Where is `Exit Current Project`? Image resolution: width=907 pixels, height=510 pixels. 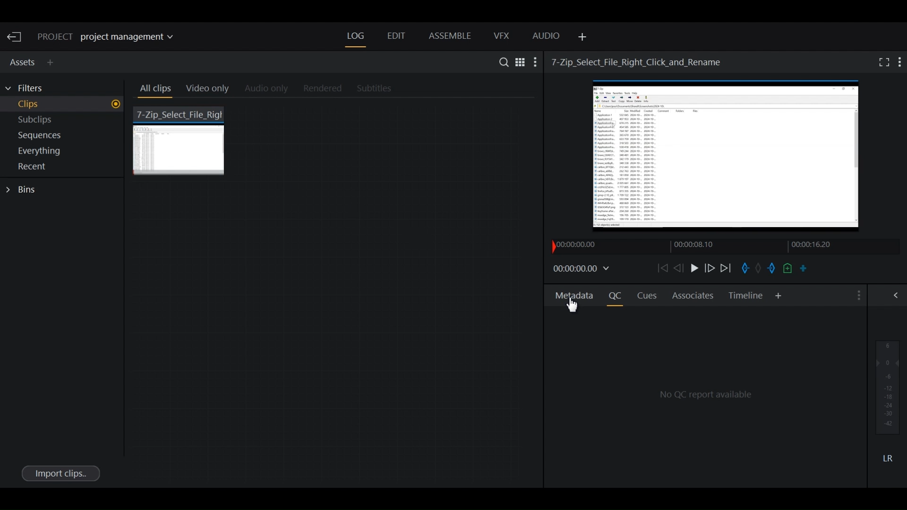
Exit Current Project is located at coordinates (16, 37).